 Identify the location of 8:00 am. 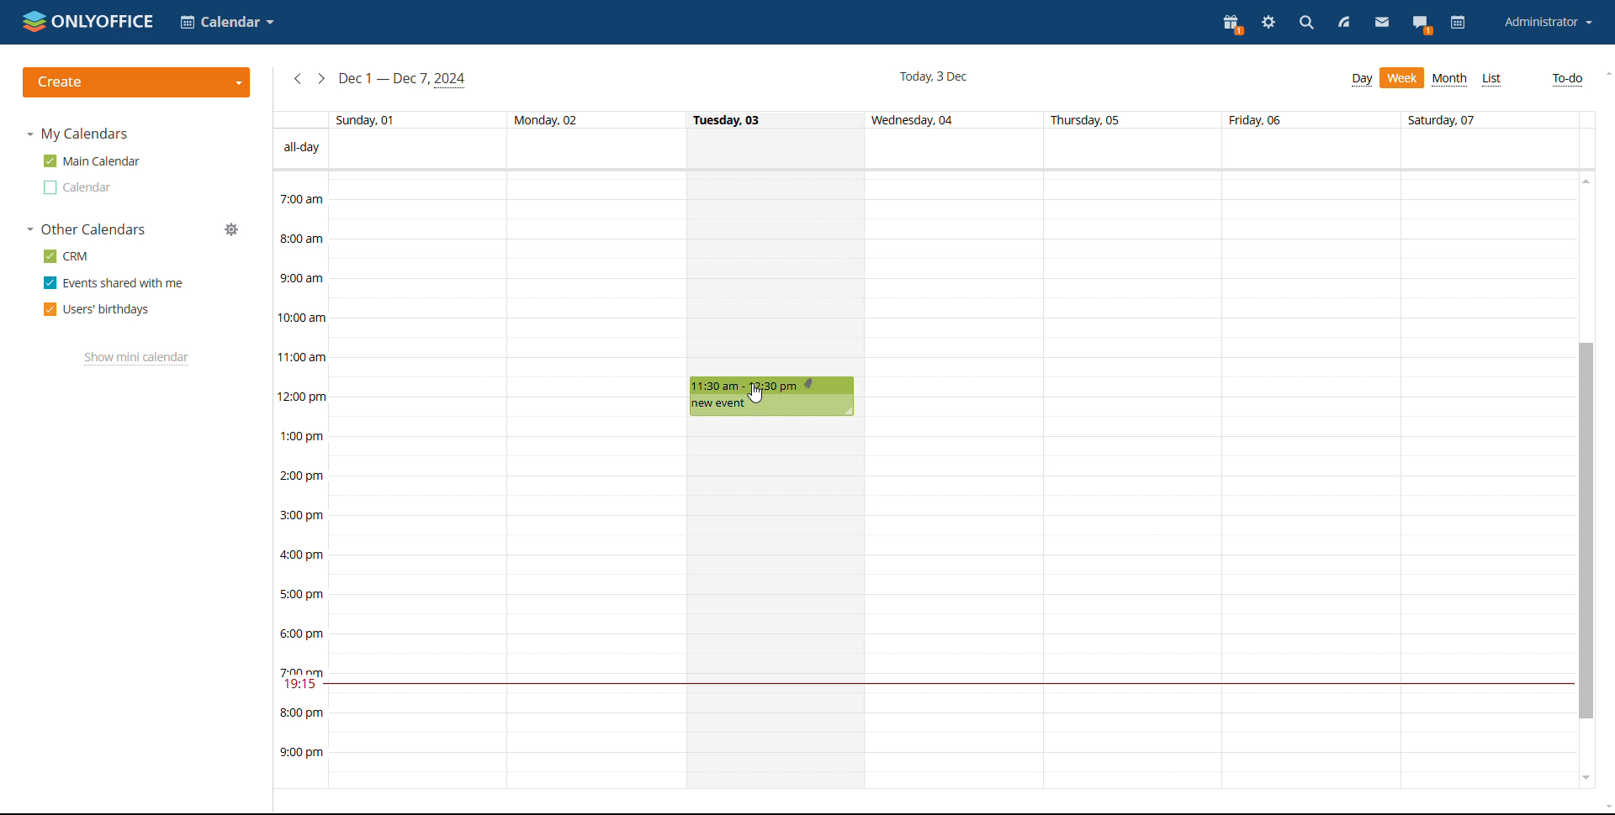
(301, 237).